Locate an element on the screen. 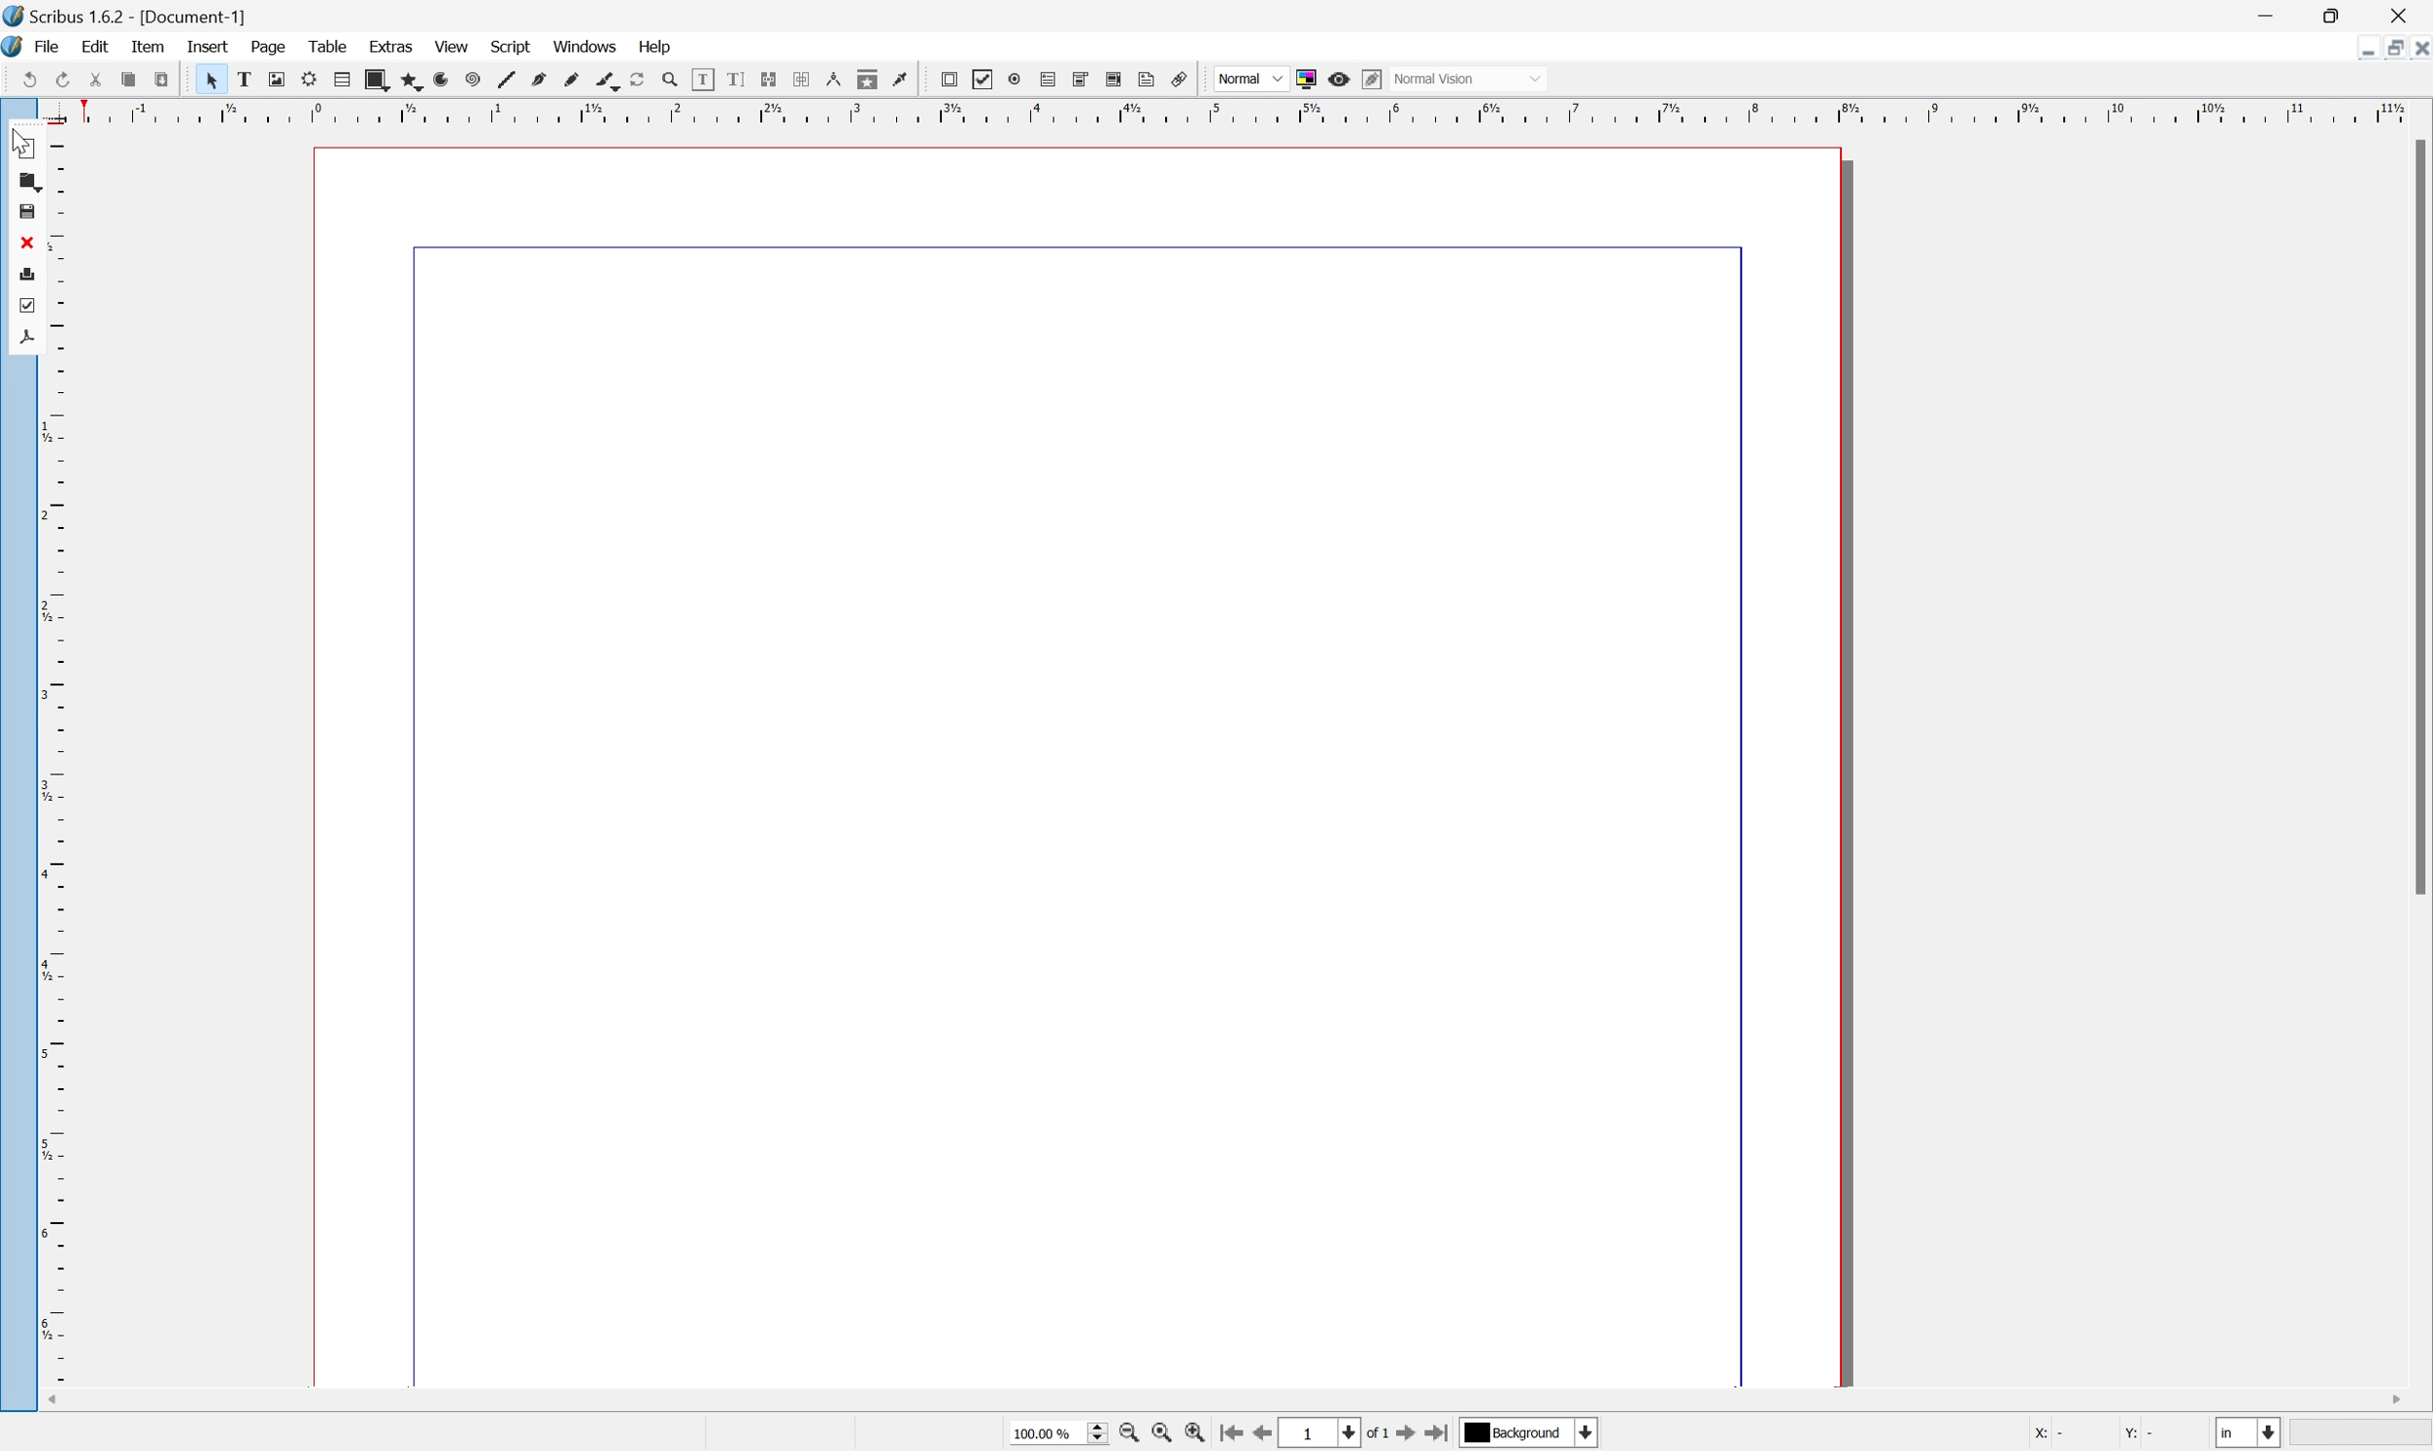 The image size is (2433, 1451). bezier curve is located at coordinates (766, 77).